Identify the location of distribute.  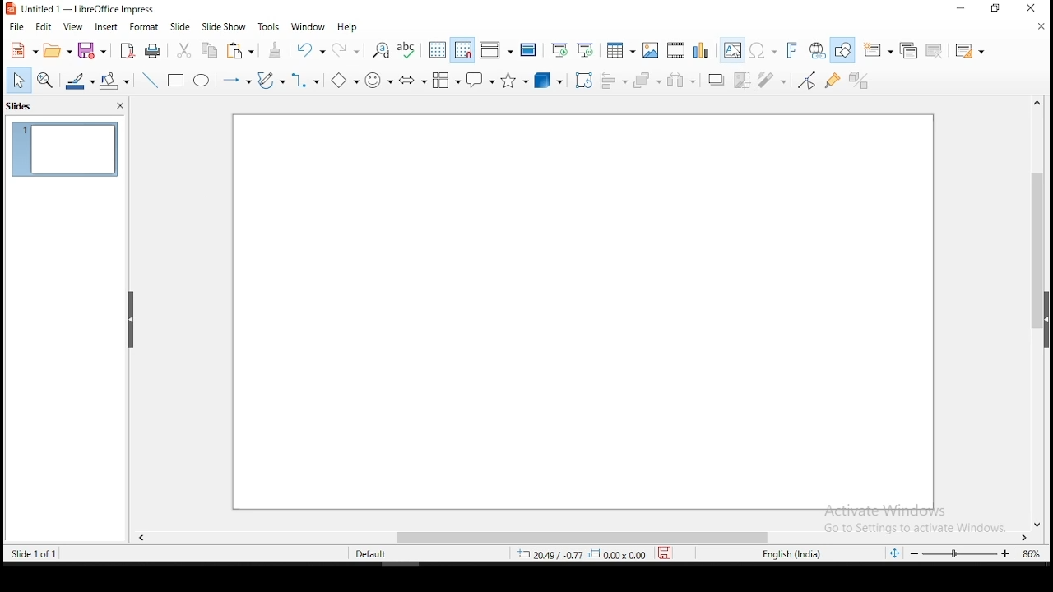
(682, 81).